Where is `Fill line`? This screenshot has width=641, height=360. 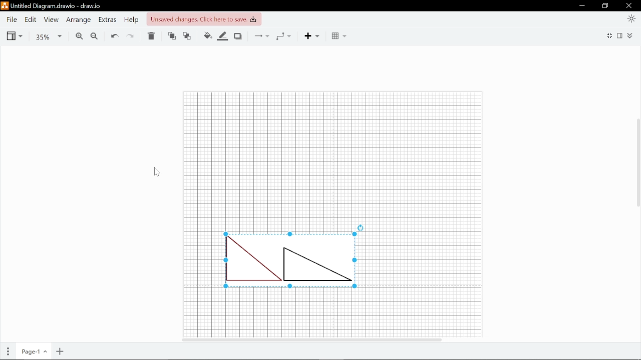
Fill line is located at coordinates (223, 36).